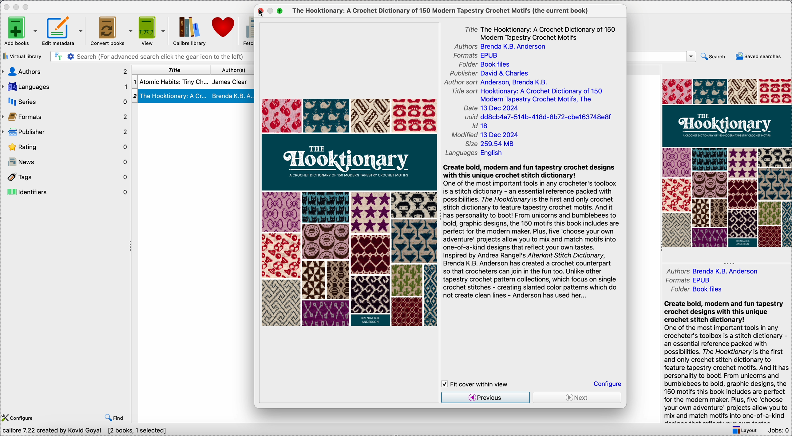  I want to click on virtual library, so click(23, 56).